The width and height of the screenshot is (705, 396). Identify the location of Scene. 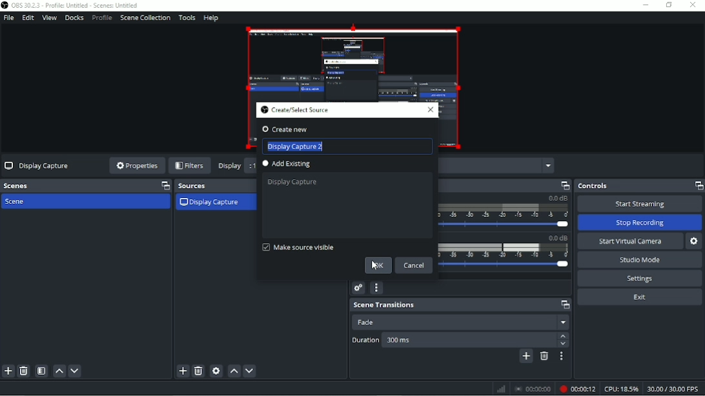
(19, 203).